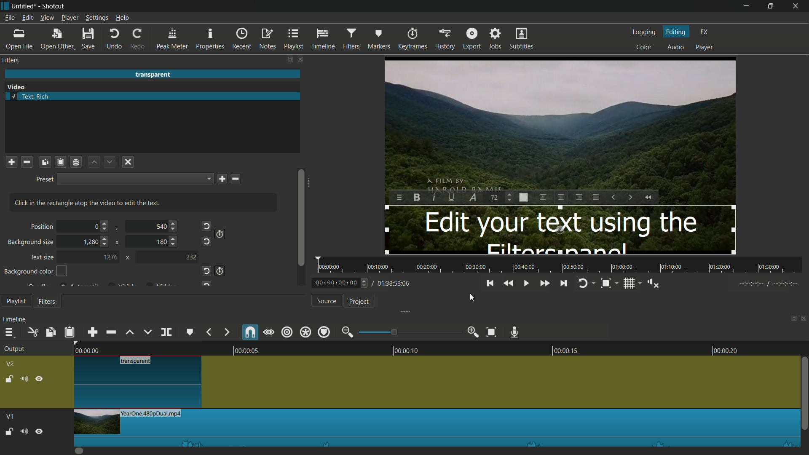 The width and height of the screenshot is (809, 455). I want to click on playlist, so click(16, 301).